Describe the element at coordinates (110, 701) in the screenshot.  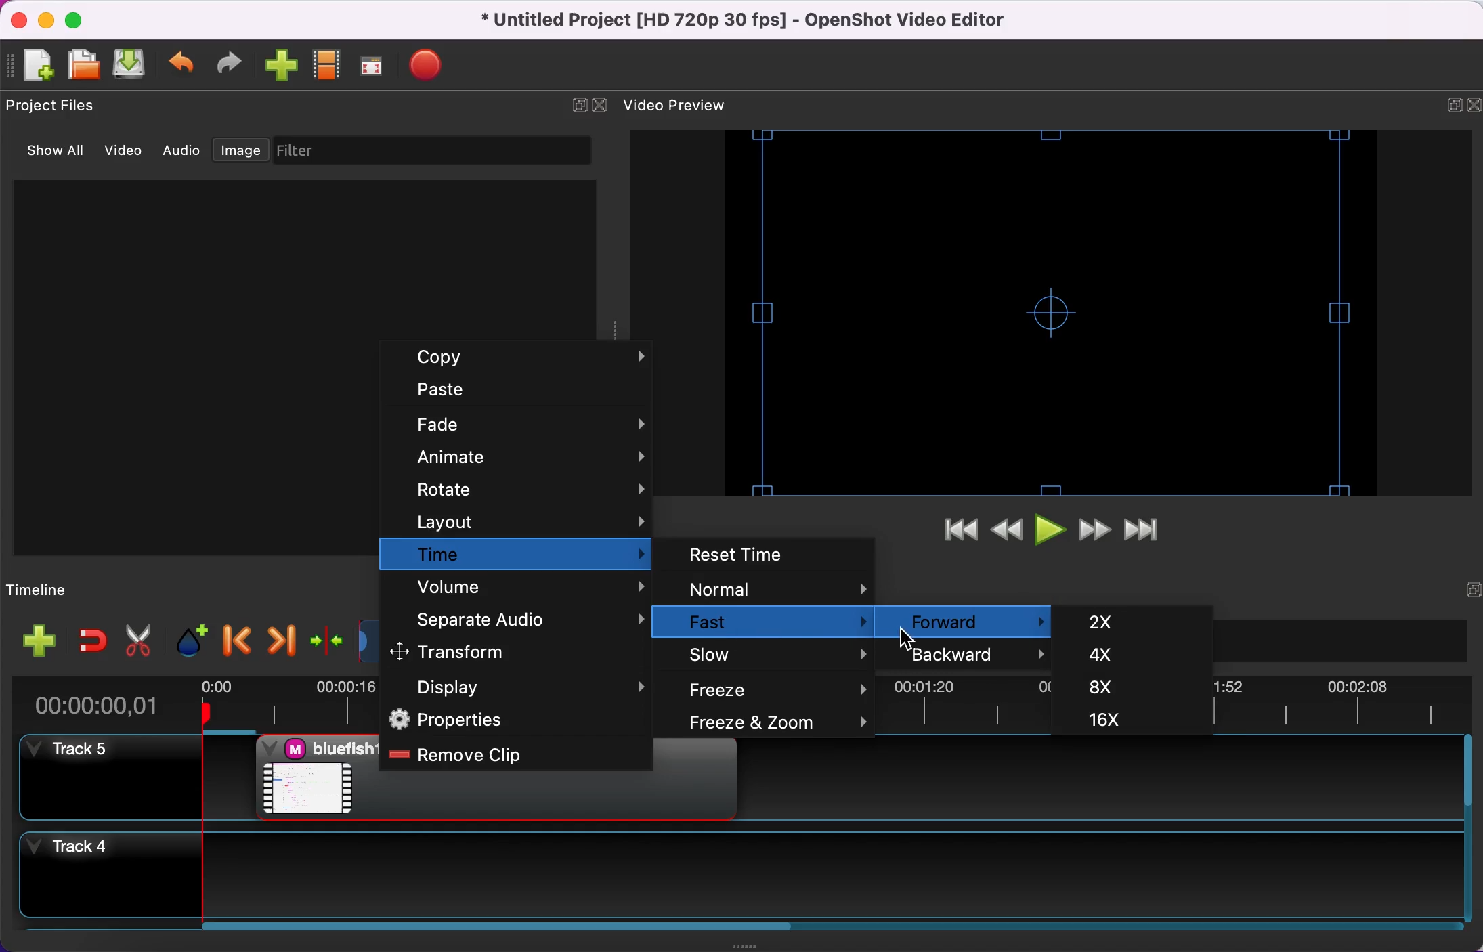
I see `time duration` at that location.